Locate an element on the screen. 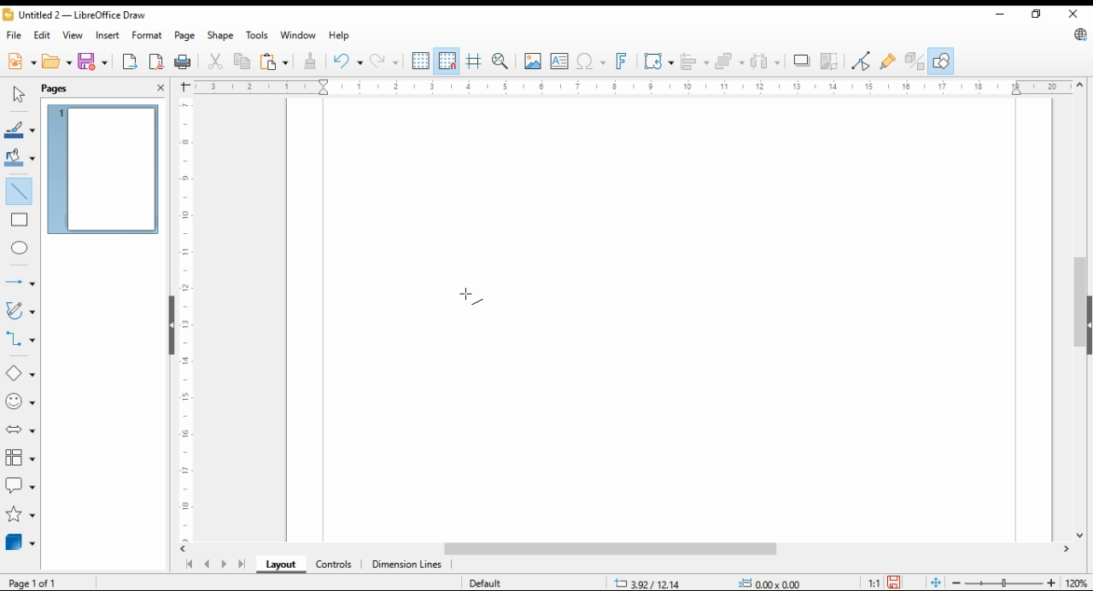 The height and width of the screenshot is (591, 1093). pages is located at coordinates (60, 87).